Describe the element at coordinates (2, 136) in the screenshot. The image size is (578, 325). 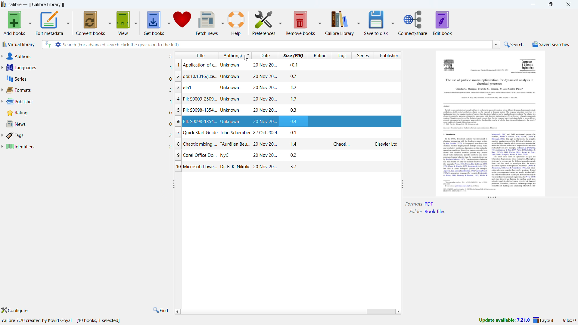
I see `expand tags` at that location.